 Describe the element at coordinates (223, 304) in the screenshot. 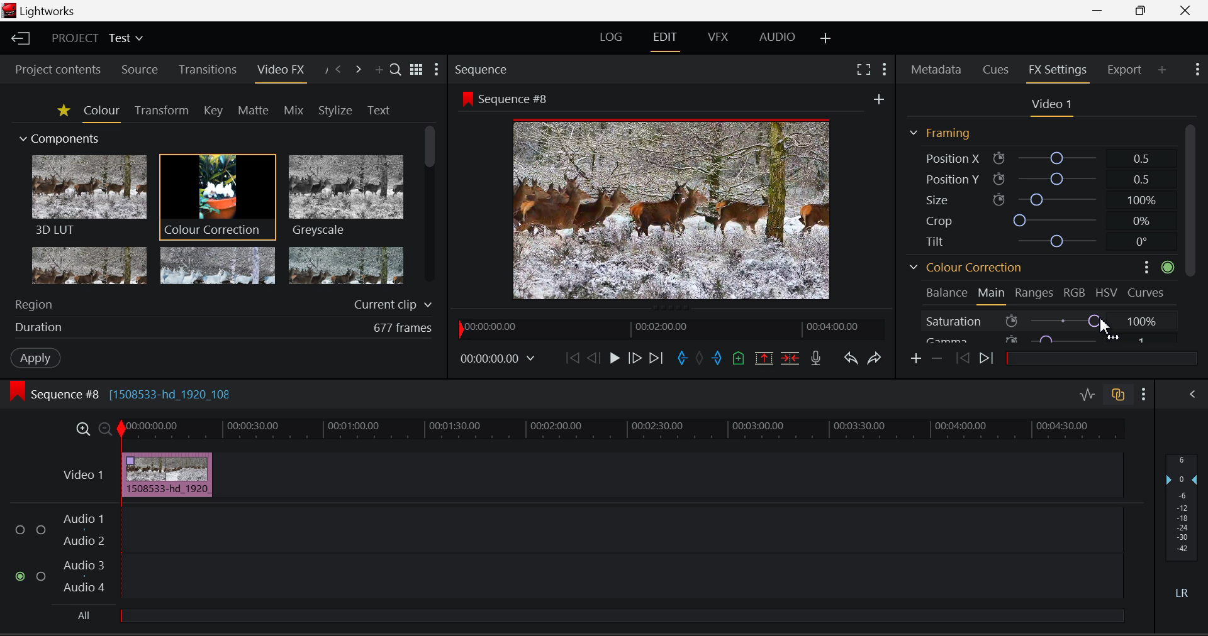

I see `Region` at that location.